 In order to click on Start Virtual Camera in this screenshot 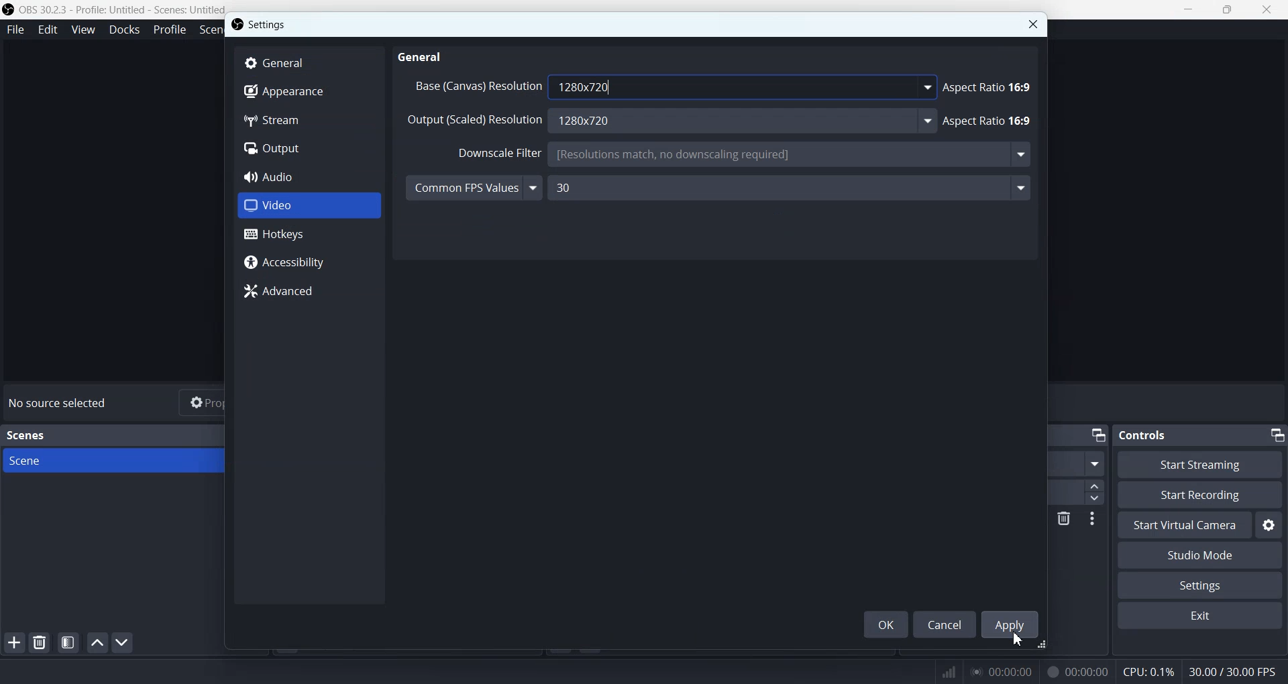, I will do `click(1184, 524)`.